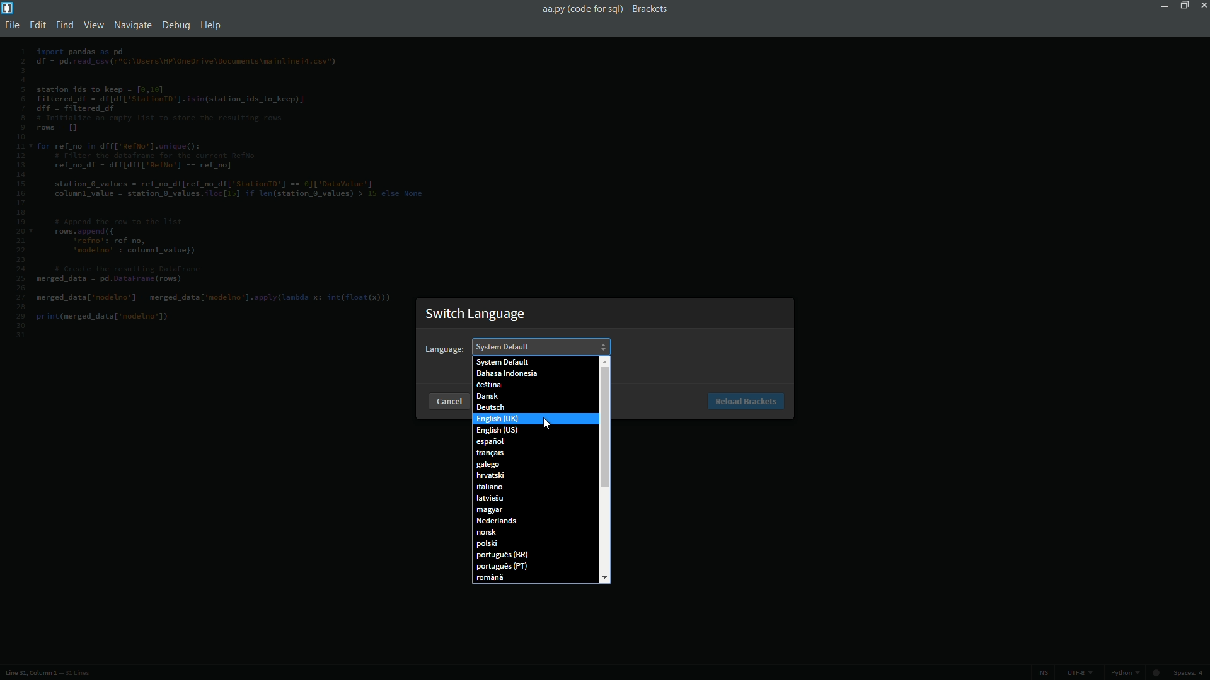 This screenshot has height=680, width=1210. I want to click on language-16, so click(487, 545).